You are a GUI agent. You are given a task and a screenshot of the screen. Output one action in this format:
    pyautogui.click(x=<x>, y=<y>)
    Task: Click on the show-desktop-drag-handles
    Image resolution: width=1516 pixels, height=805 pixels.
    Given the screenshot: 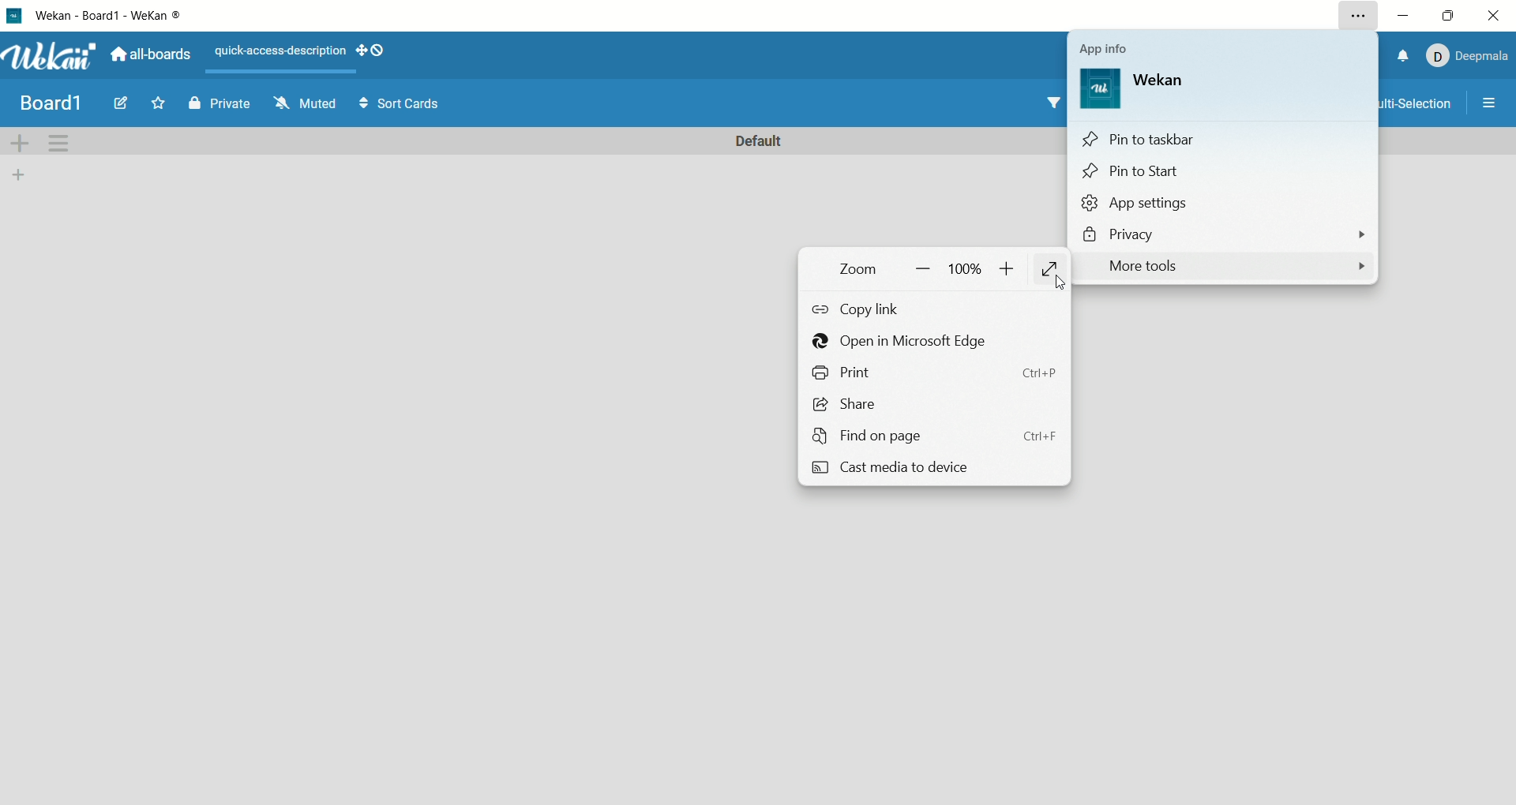 What is the action you would take?
    pyautogui.click(x=377, y=50)
    